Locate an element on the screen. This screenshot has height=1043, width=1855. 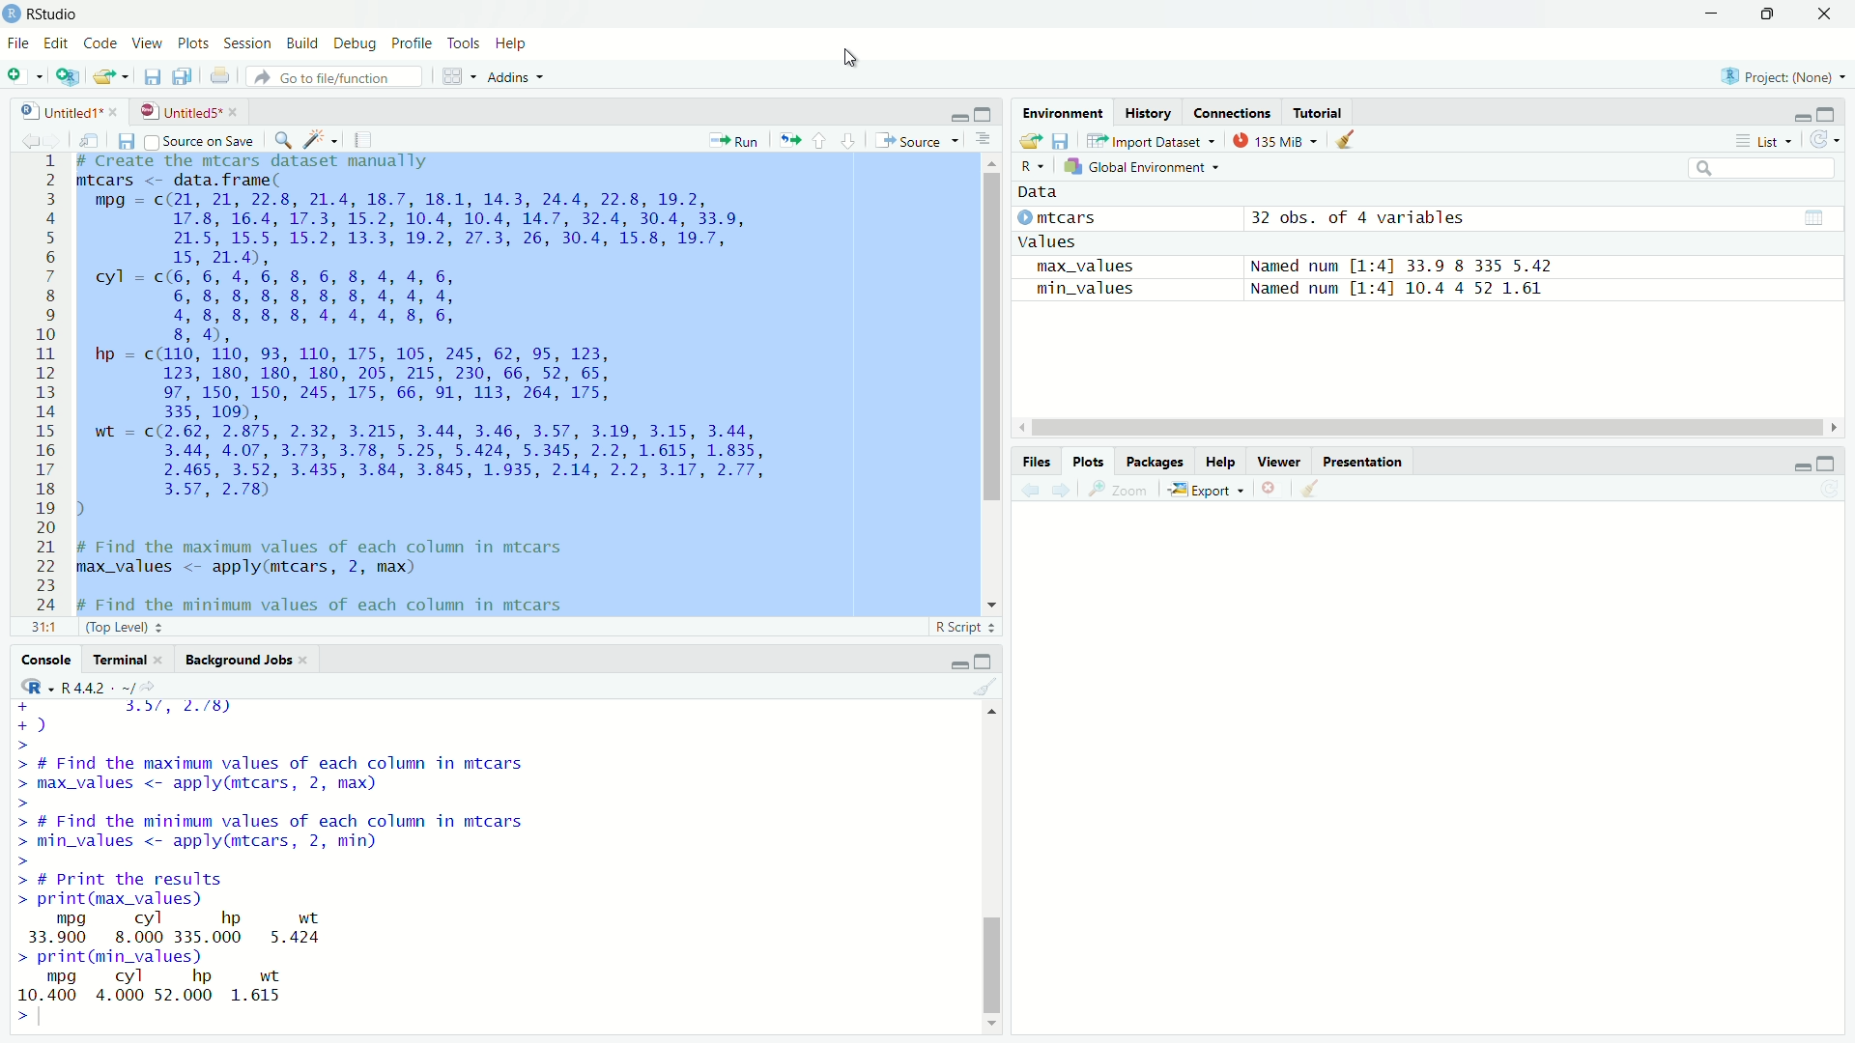
Presentation is located at coordinates (1379, 461).